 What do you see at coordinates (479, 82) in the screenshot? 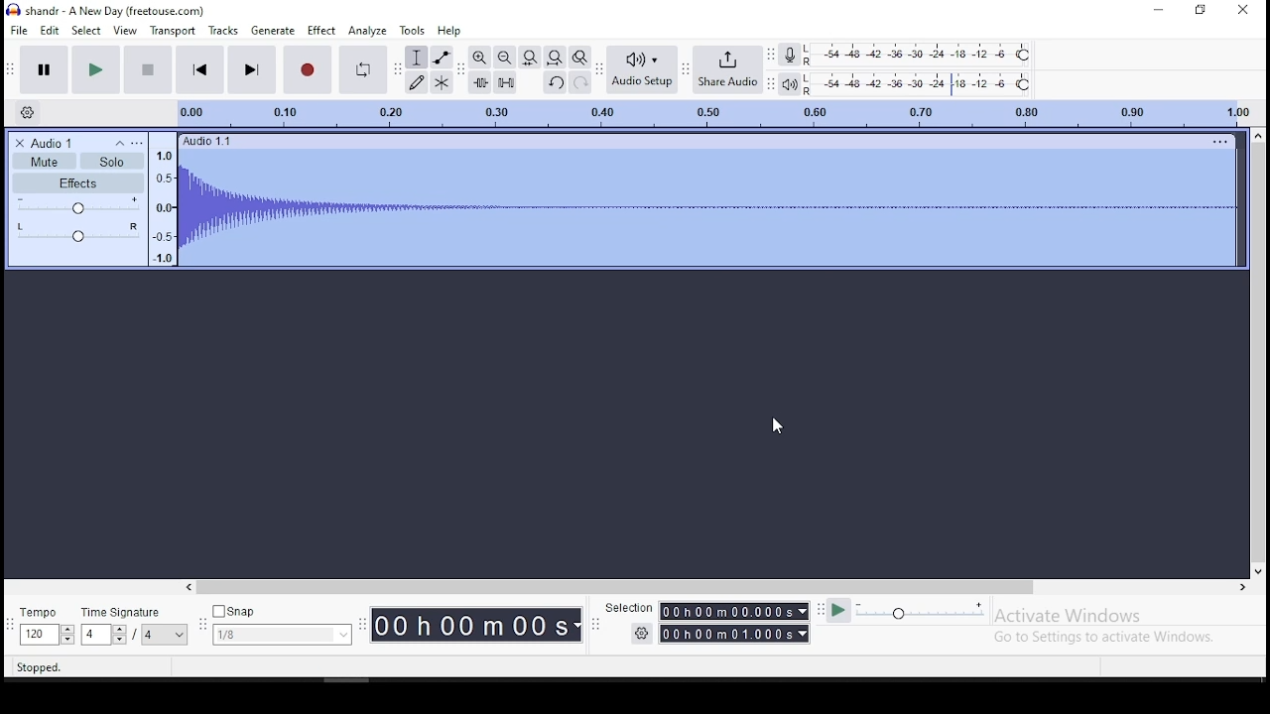
I see `trim audio outside selection` at bounding box center [479, 82].